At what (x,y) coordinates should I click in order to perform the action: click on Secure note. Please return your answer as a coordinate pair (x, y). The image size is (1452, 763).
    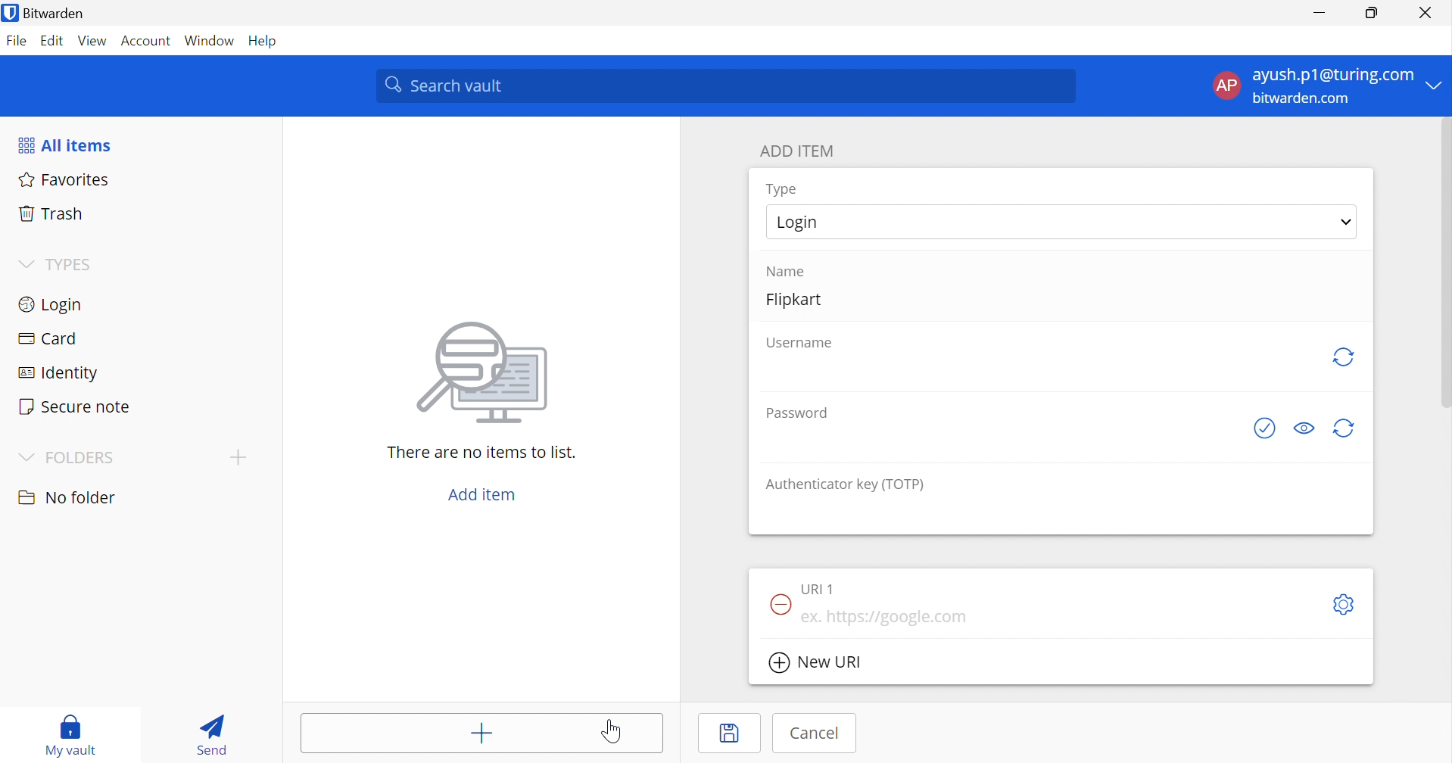
    Looking at the image, I should click on (76, 409).